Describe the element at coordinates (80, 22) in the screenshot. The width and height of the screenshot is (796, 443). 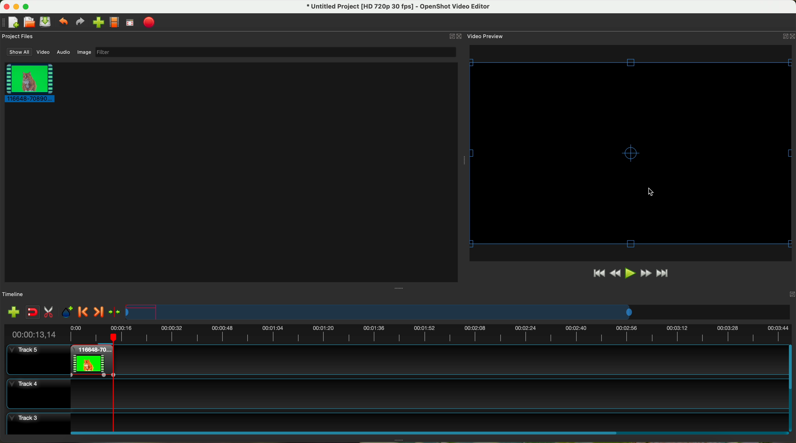
I see `redo` at that location.